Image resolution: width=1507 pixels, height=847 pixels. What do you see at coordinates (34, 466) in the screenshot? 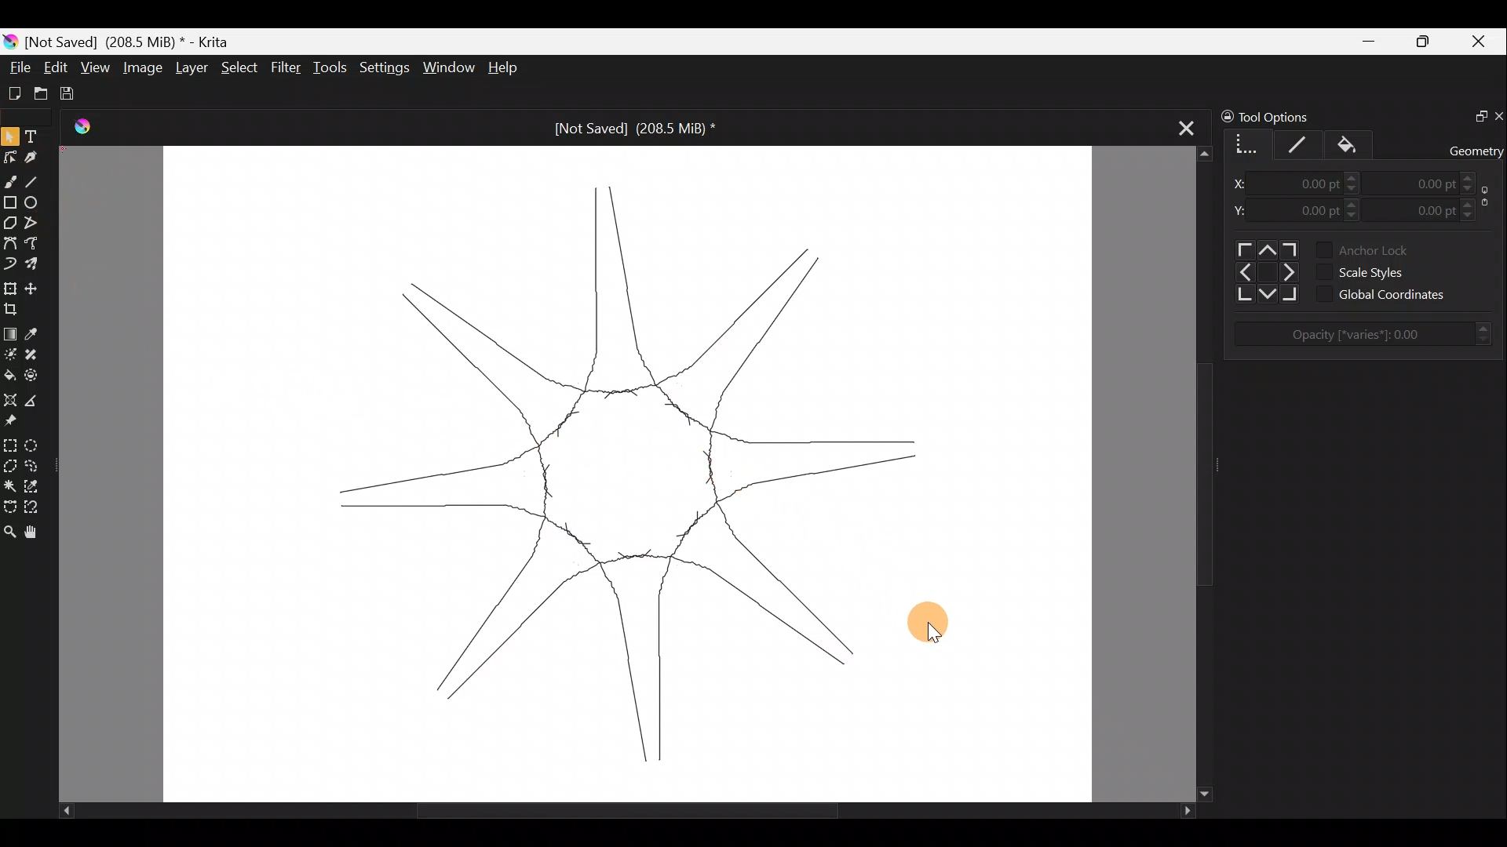
I see `Freehand selection tool` at bounding box center [34, 466].